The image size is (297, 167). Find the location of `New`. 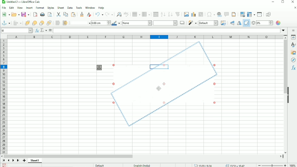

New is located at coordinates (5, 15).